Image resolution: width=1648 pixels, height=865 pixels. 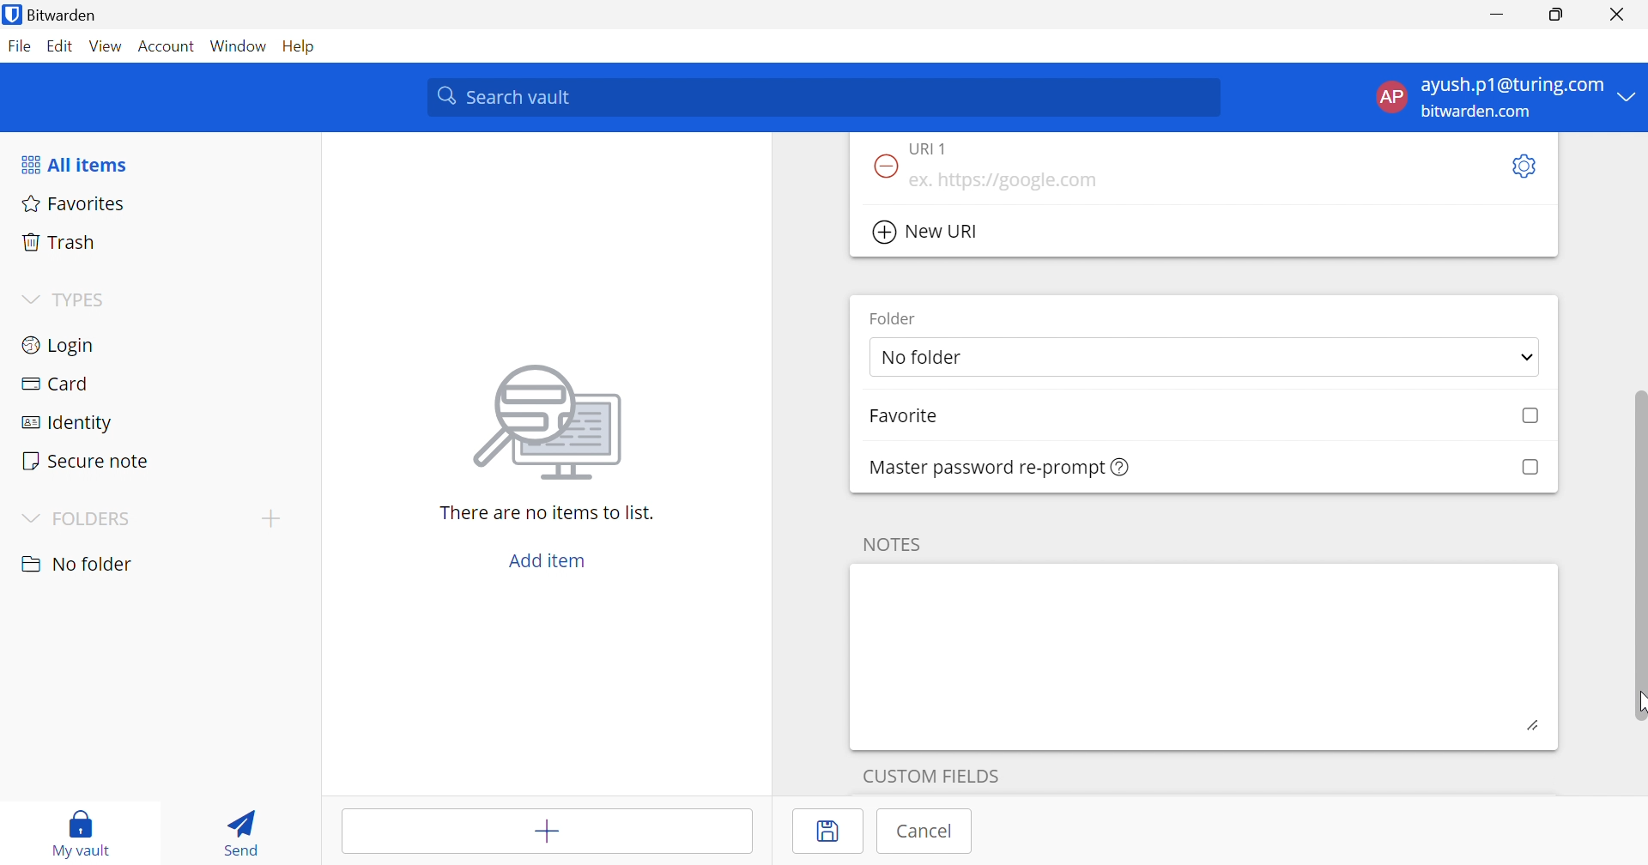 What do you see at coordinates (240, 47) in the screenshot?
I see `Window` at bounding box center [240, 47].